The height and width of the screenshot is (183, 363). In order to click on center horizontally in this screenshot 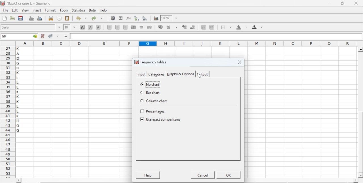, I will do `click(133, 27)`.